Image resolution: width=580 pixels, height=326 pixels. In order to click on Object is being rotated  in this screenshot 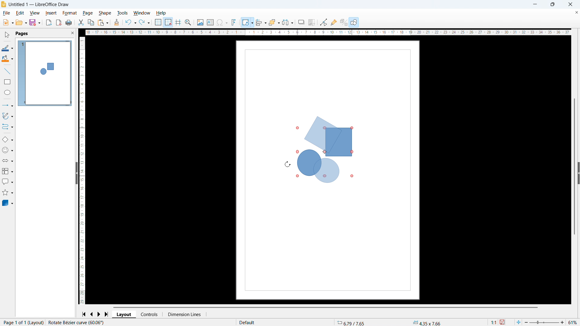, I will do `click(325, 149)`.